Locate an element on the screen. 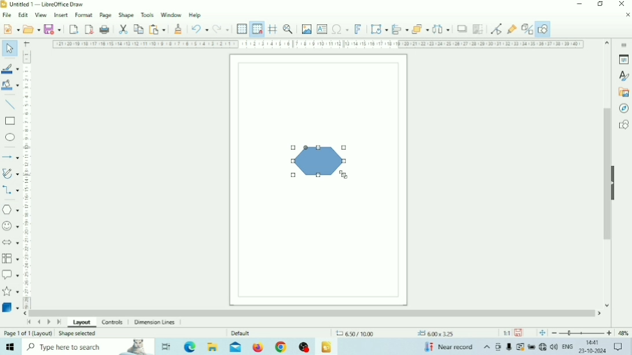  Speakers is located at coordinates (553, 347).